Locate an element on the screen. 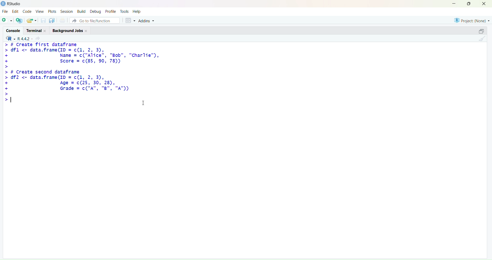  print is located at coordinates (62, 20).